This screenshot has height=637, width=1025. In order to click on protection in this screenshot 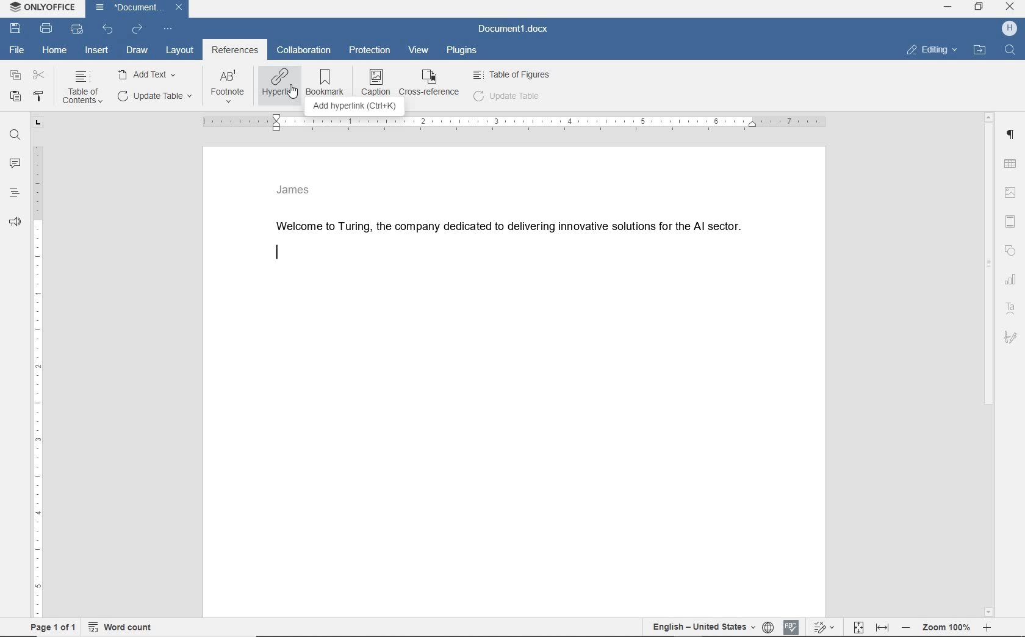, I will do `click(371, 51)`.